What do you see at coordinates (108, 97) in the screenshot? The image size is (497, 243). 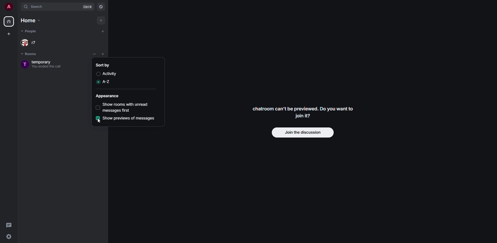 I see `appearance` at bounding box center [108, 97].